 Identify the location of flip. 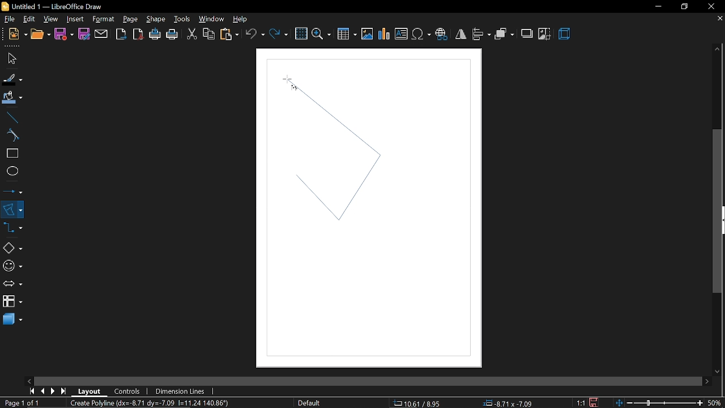
(461, 35).